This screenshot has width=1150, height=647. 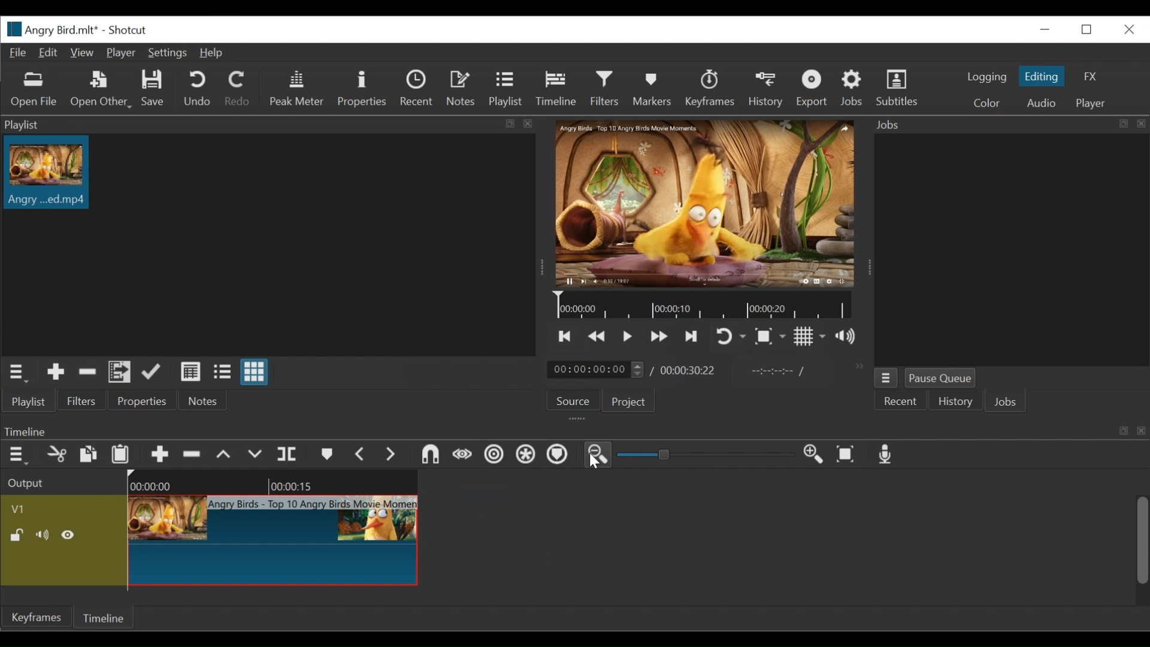 I want to click on bookmark, so click(x=327, y=456).